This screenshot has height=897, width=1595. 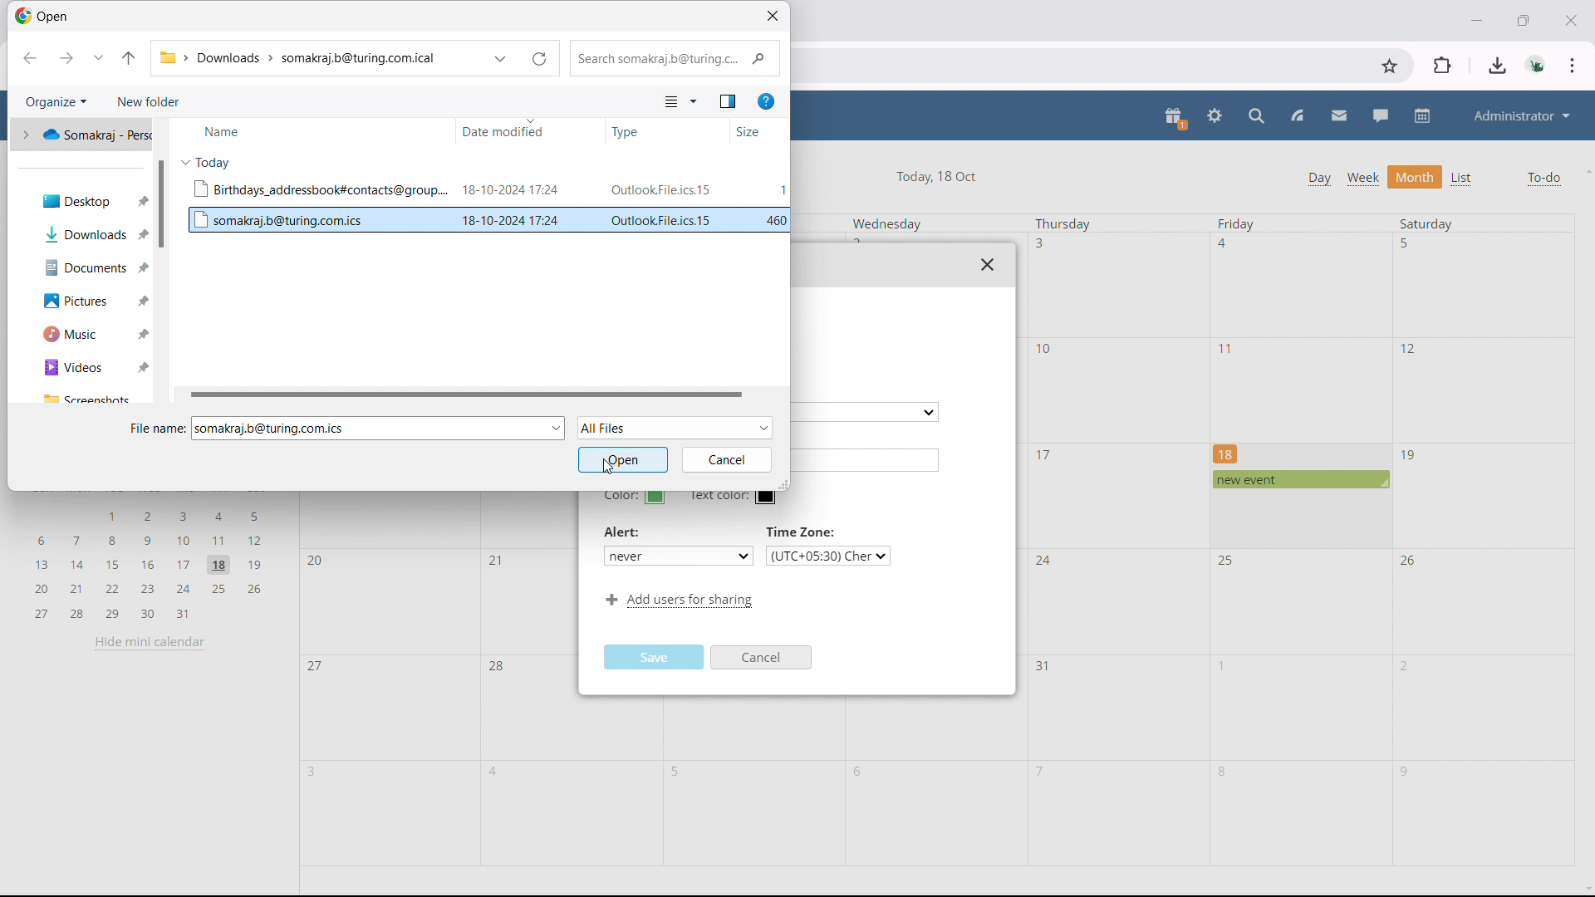 I want to click on Add users for sharing, so click(x=676, y=601).